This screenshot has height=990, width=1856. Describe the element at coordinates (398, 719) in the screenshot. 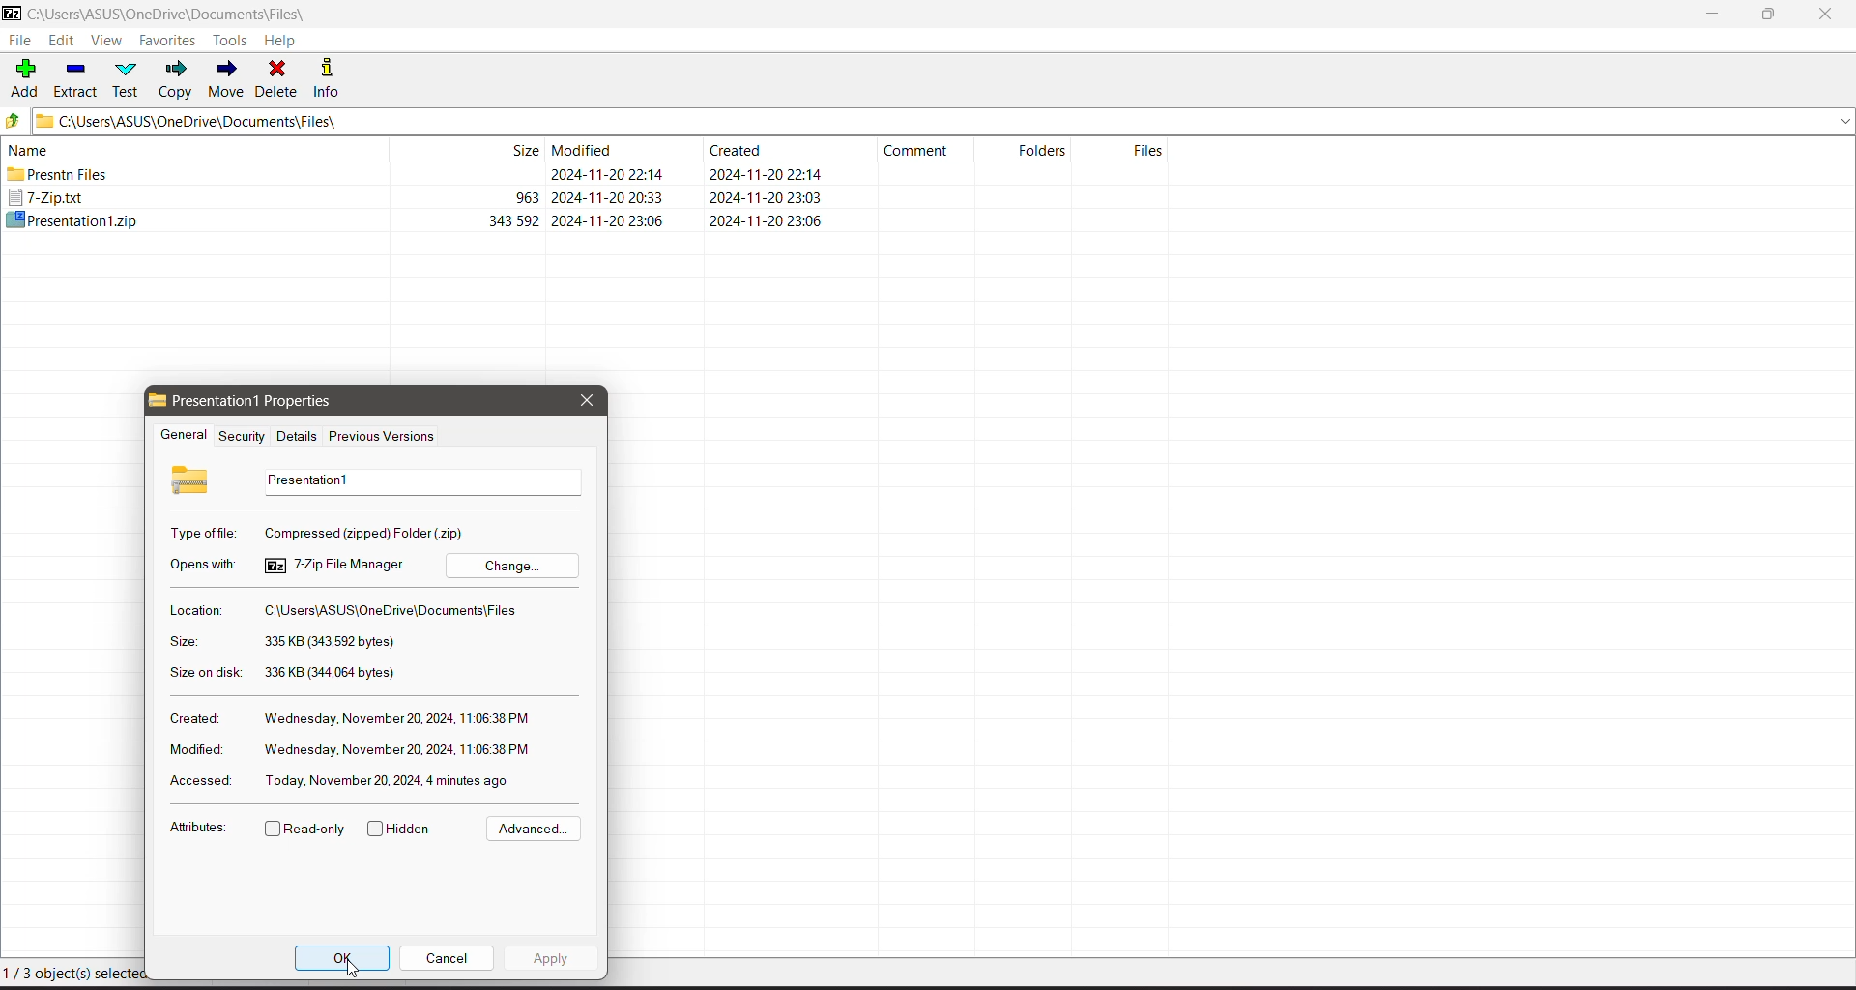

I see `Created Day, Date, Year and time of the selected file` at that location.